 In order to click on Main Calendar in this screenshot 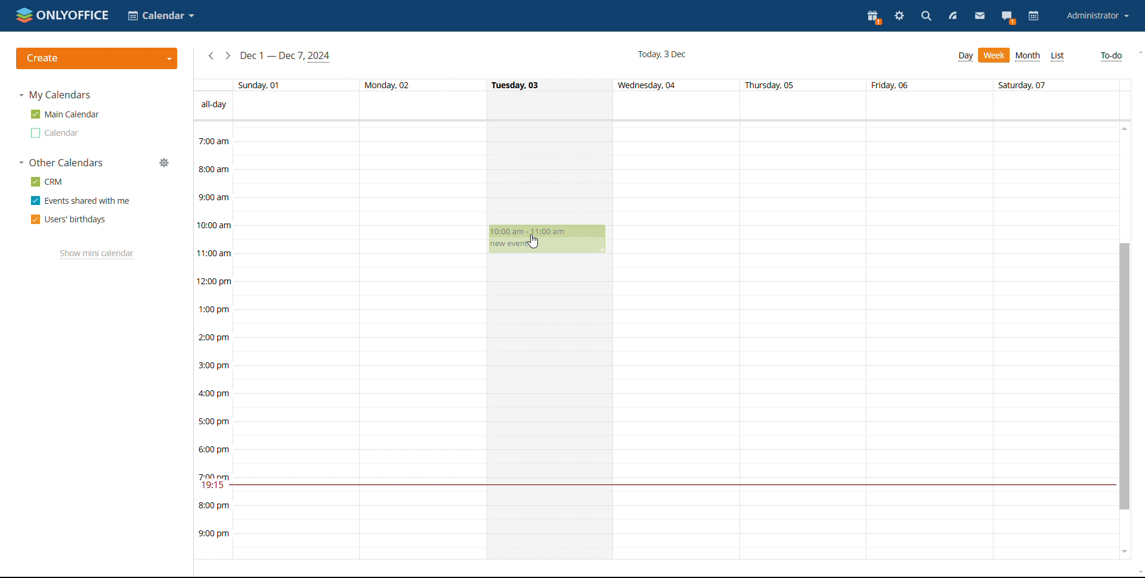, I will do `click(66, 114)`.